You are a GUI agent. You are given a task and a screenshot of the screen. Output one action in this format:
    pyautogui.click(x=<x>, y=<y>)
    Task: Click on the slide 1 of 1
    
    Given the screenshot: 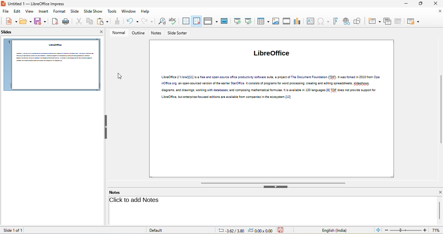 What is the action you would take?
    pyautogui.click(x=18, y=230)
    